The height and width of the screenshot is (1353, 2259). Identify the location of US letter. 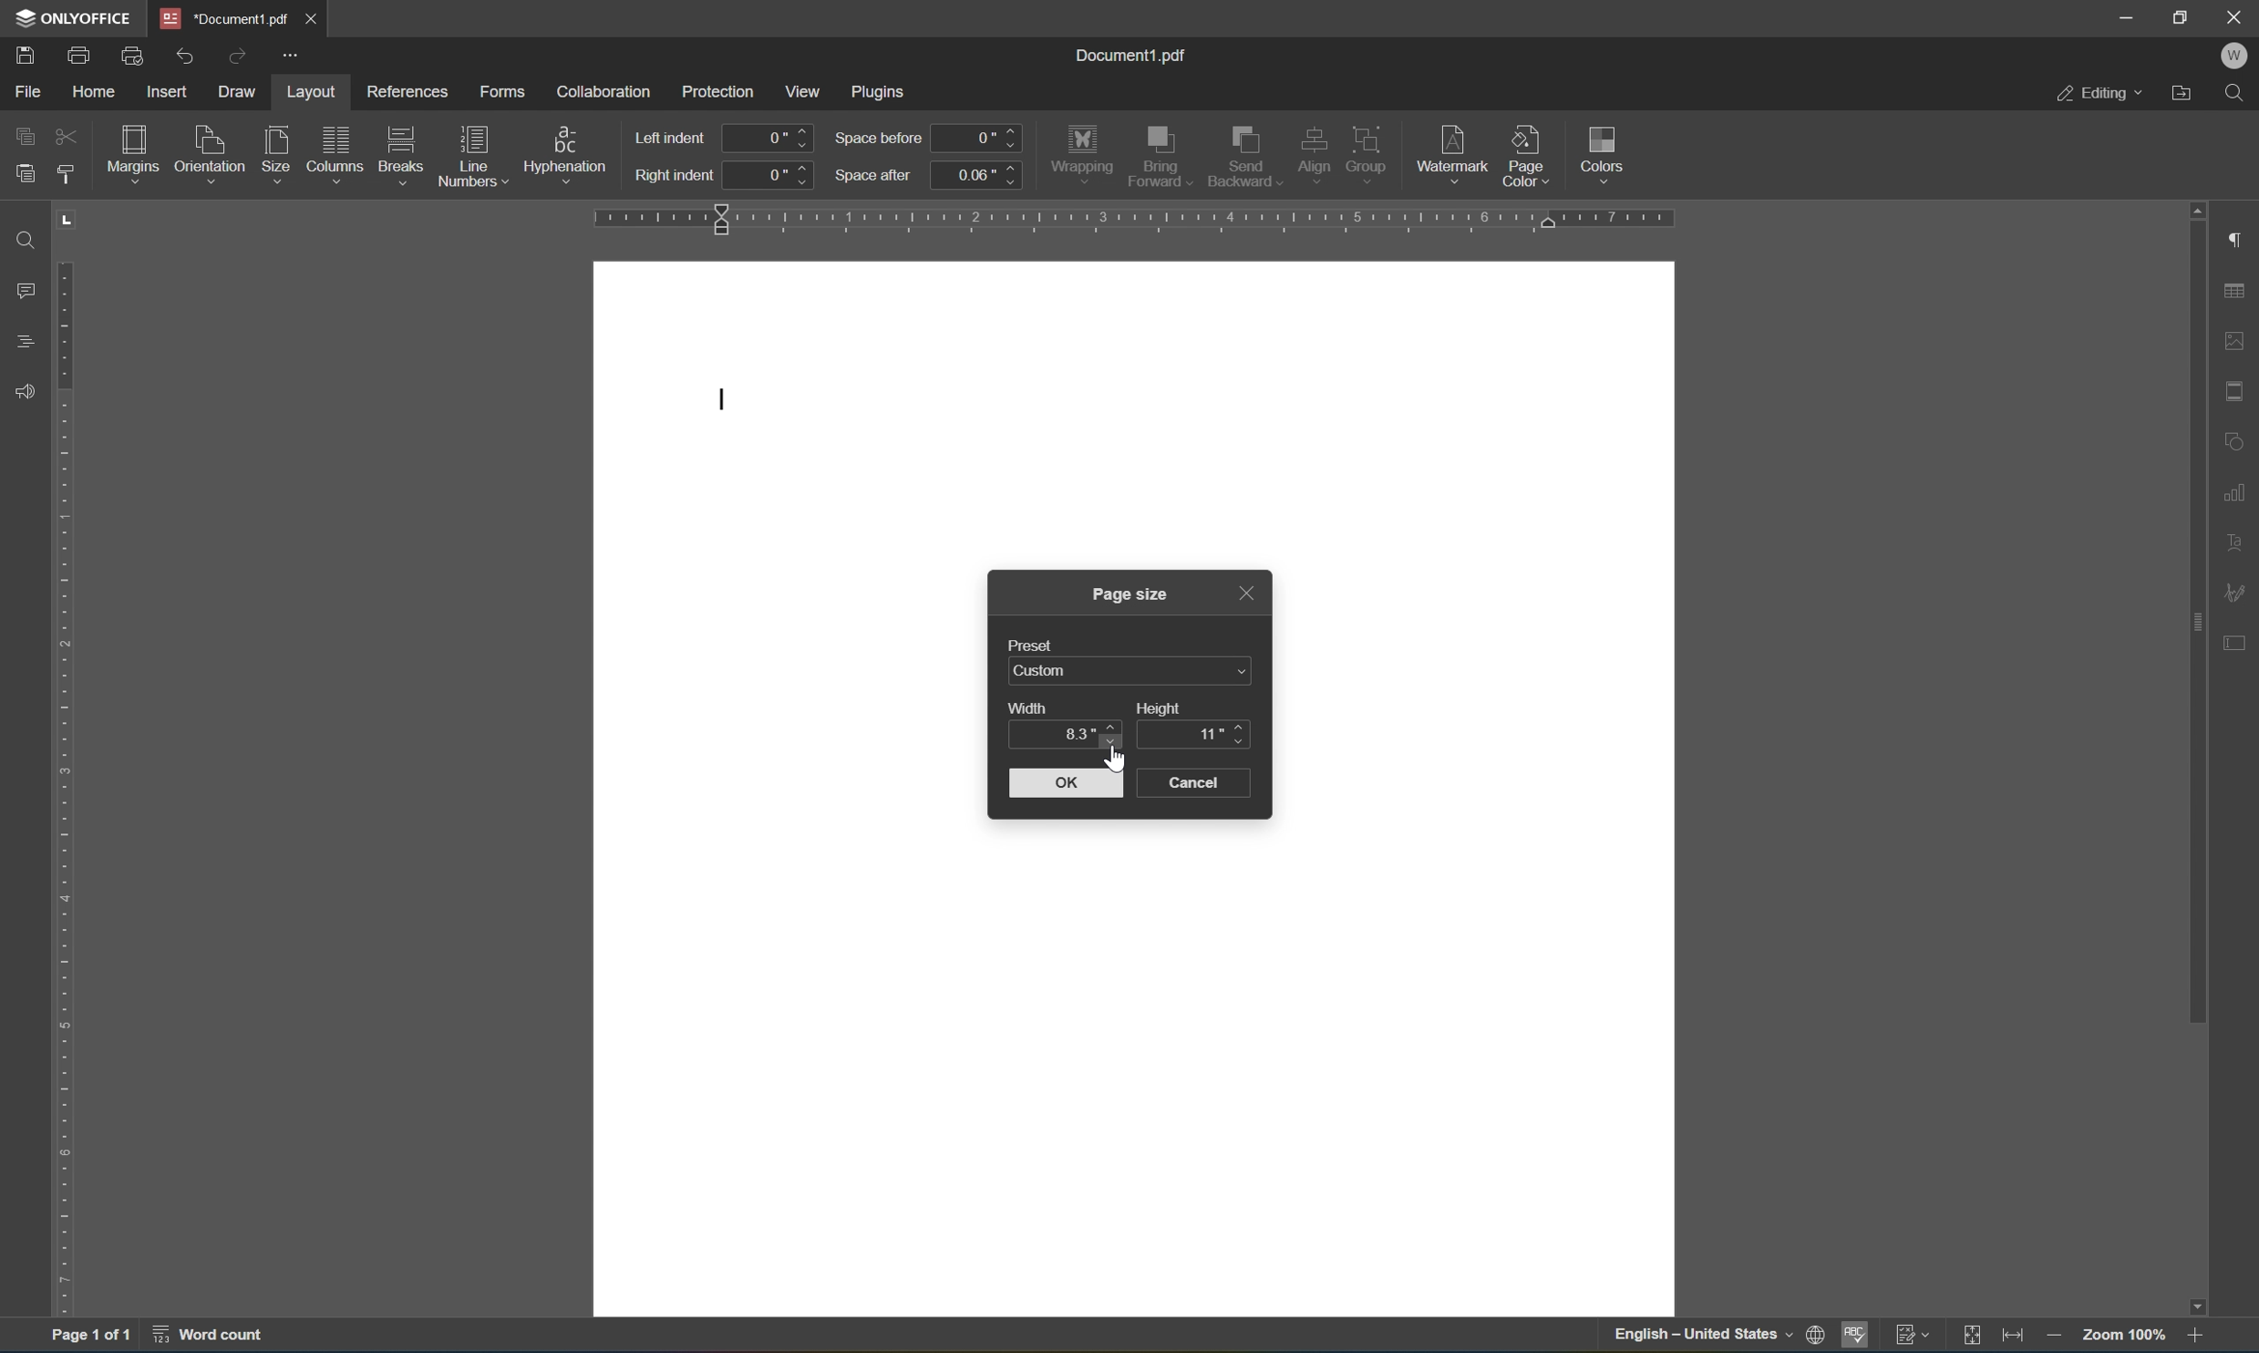
(1132, 672).